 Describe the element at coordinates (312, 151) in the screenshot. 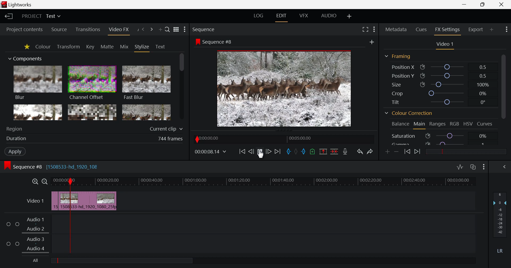

I see `Mark Cue` at that location.